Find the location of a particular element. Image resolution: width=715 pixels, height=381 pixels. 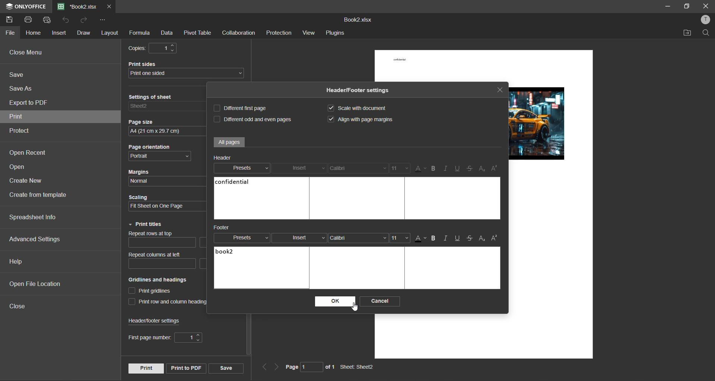

scale with document is located at coordinates (355, 109).